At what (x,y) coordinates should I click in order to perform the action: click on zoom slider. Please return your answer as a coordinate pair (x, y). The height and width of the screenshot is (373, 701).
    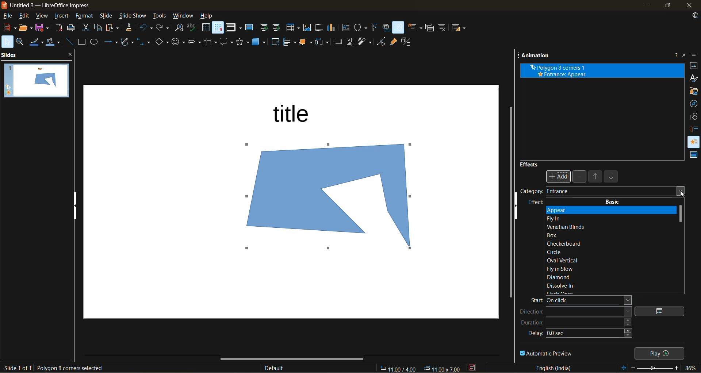
    Looking at the image, I should click on (655, 367).